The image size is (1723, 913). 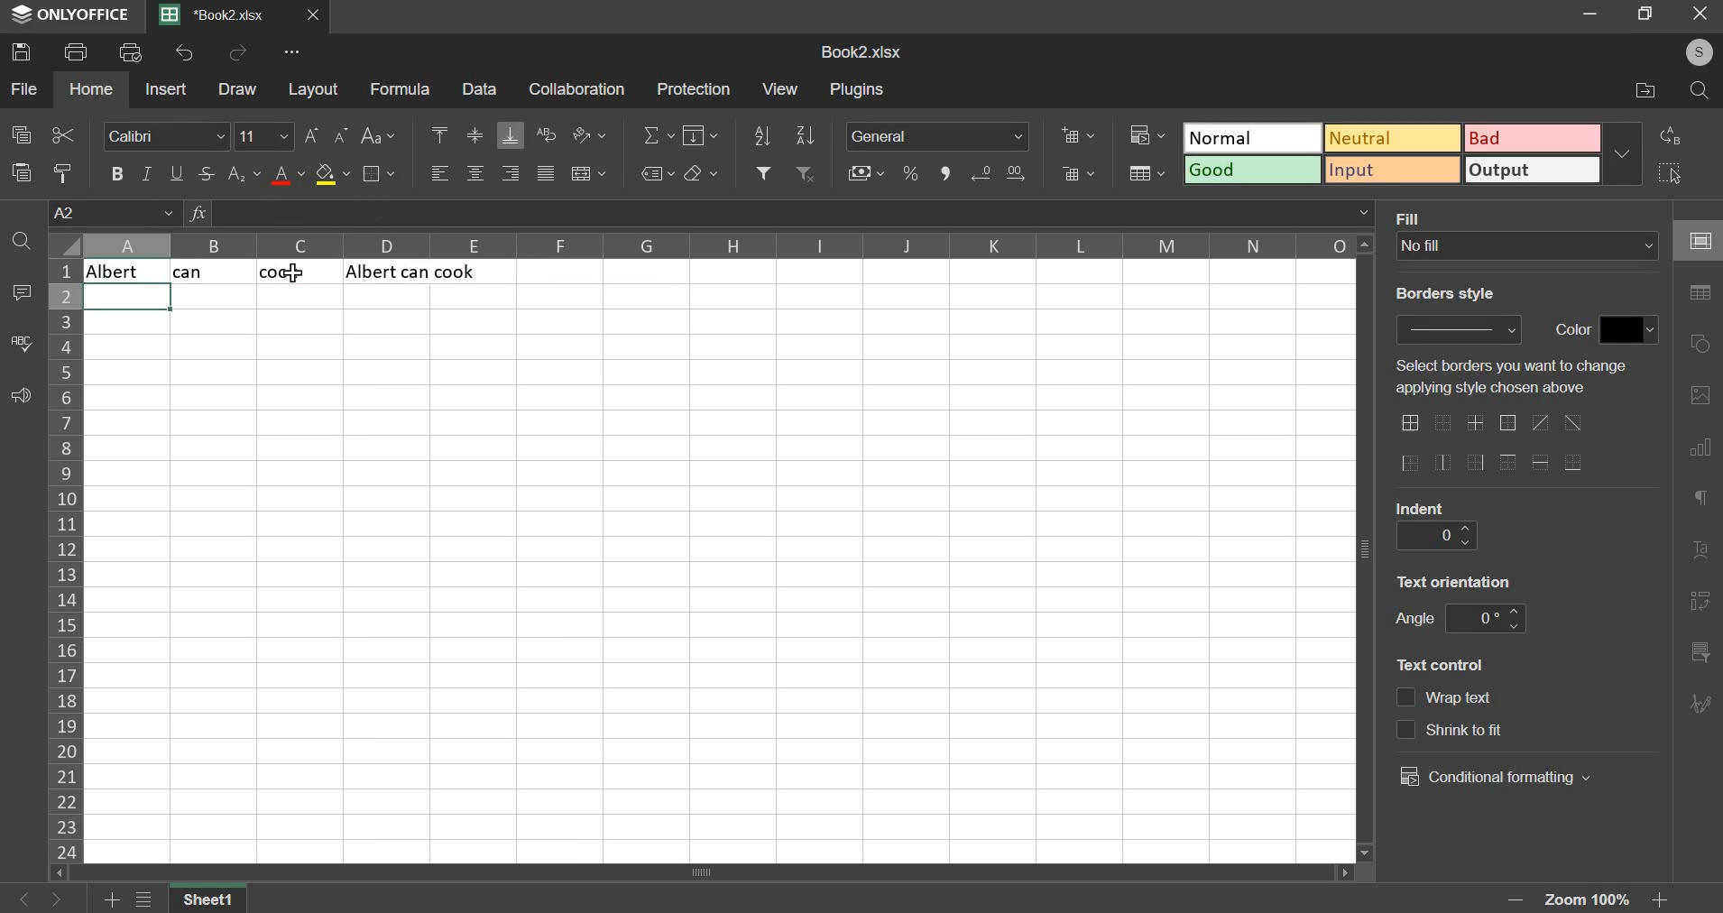 What do you see at coordinates (1145, 136) in the screenshot?
I see `conditional formatting` at bounding box center [1145, 136].